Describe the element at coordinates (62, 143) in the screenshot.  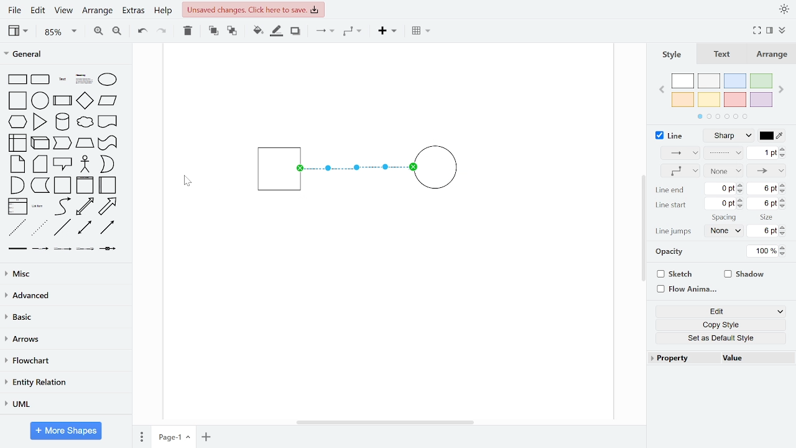
I see `step` at that location.